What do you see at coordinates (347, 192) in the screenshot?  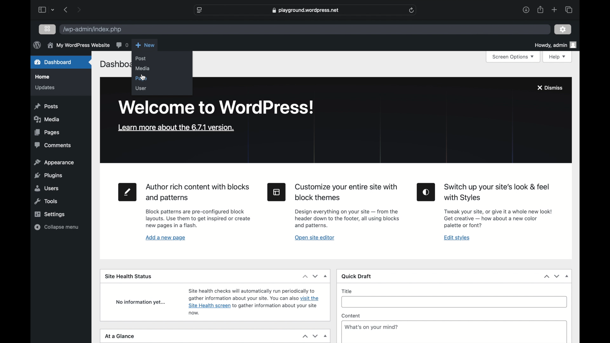 I see `heading` at bounding box center [347, 192].